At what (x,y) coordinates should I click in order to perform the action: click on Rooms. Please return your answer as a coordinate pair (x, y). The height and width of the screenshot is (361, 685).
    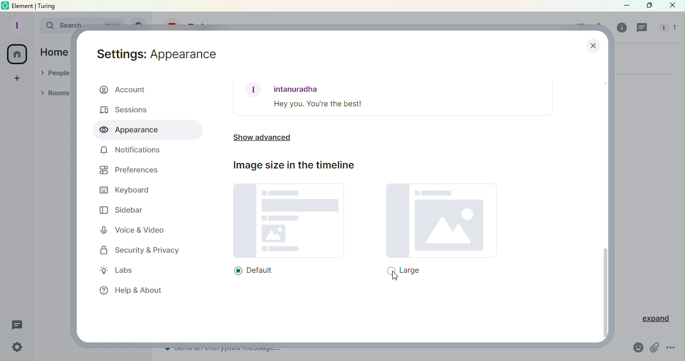
    Looking at the image, I should click on (56, 94).